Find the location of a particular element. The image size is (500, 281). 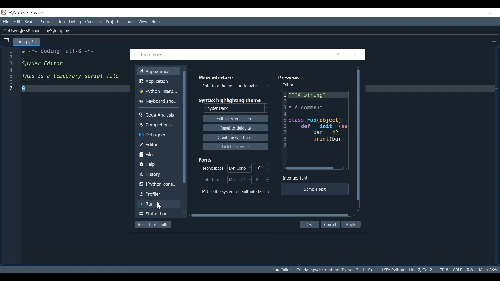

Select Interface Font is located at coordinates (227, 180).